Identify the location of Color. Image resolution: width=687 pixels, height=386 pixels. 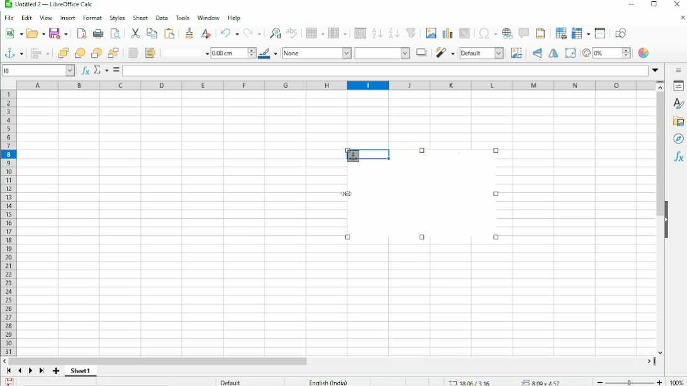
(645, 53).